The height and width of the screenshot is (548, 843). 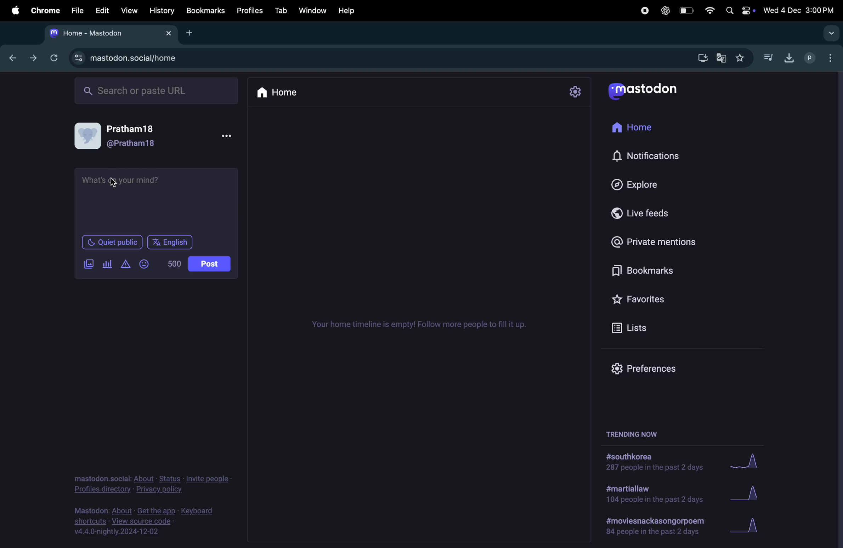 I want to click on images, so click(x=89, y=264).